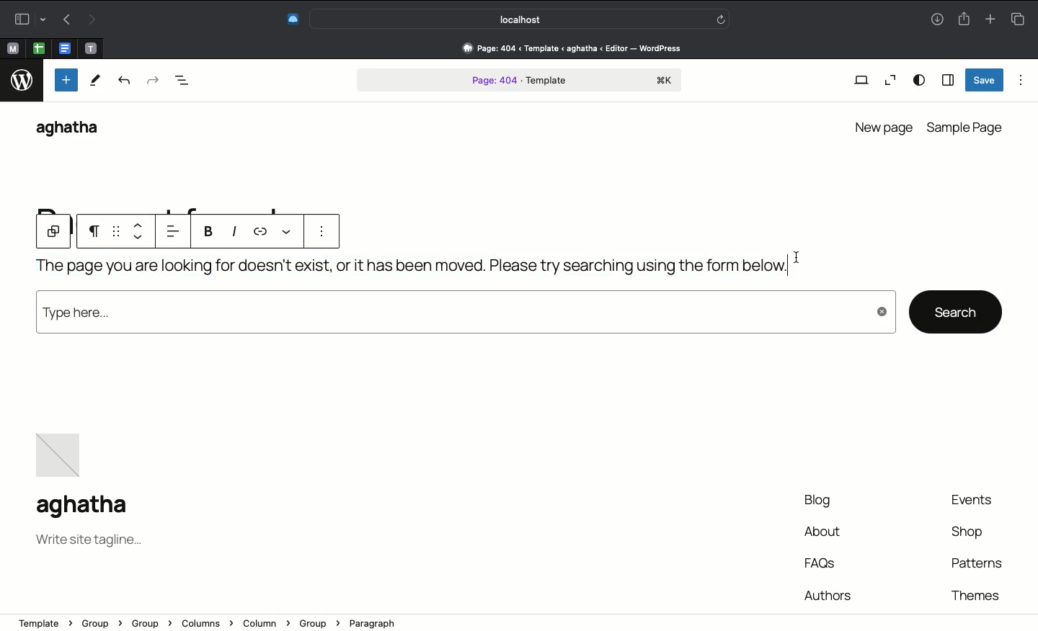 Image resolution: width=1038 pixels, height=631 pixels. Describe the element at coordinates (182, 82) in the screenshot. I see `Document overview` at that location.